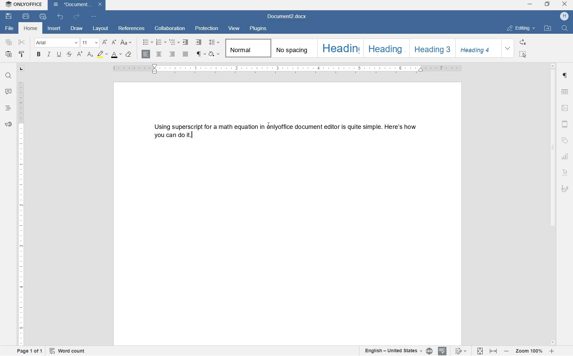 This screenshot has width=573, height=356. I want to click on paragraph line spacing, so click(214, 42).